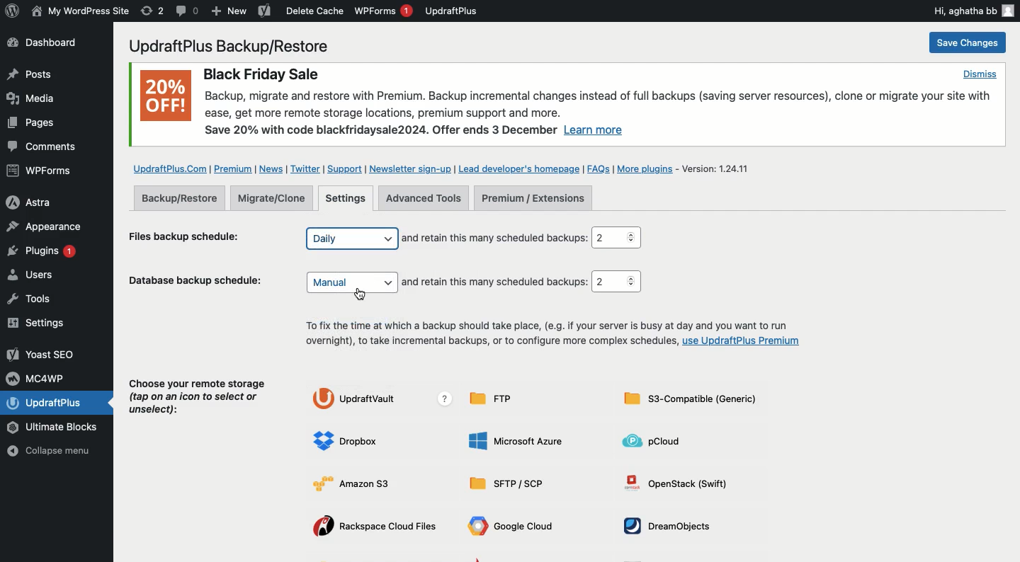 The width and height of the screenshot is (1020, 562). Describe the element at coordinates (616, 282) in the screenshot. I see `2` at that location.